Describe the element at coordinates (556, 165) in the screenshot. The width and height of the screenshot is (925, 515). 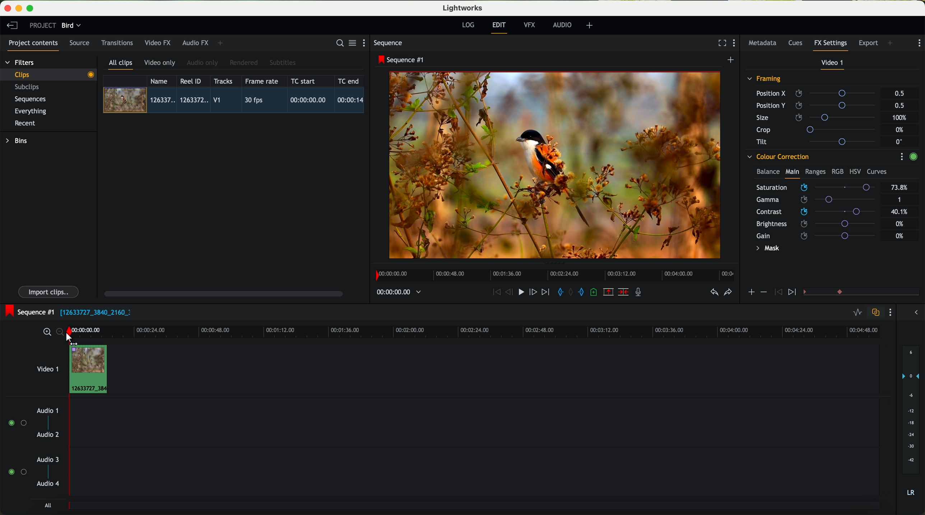
I see `applied effect` at that location.